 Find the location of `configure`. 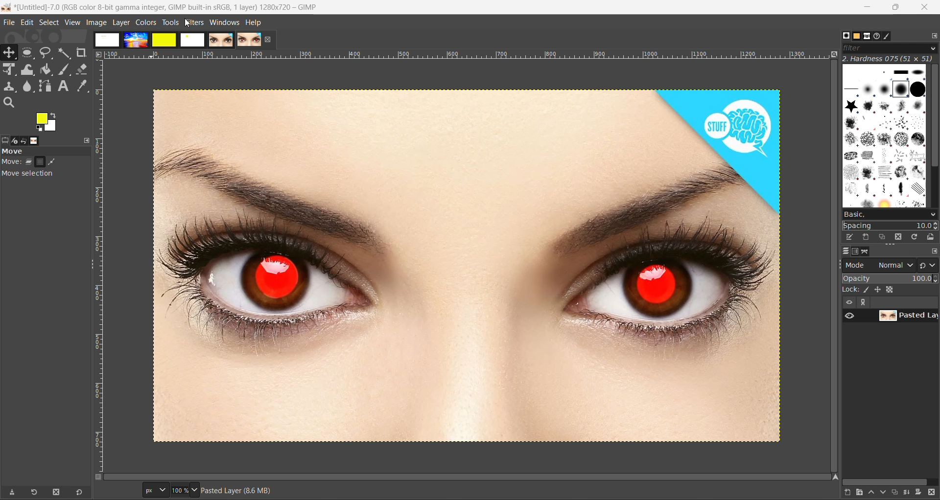

configure is located at coordinates (87, 140).